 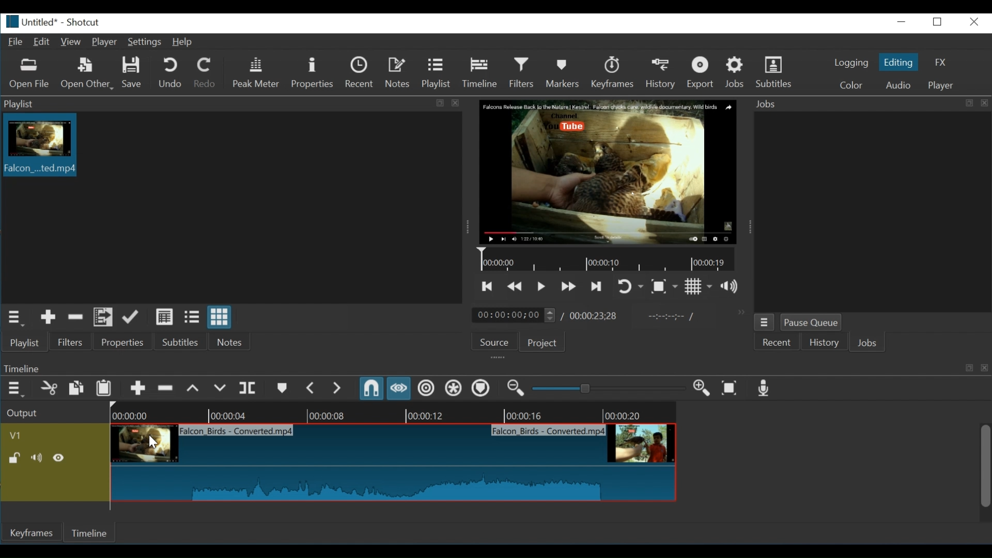 What do you see at coordinates (545, 342) in the screenshot?
I see `Project` at bounding box center [545, 342].